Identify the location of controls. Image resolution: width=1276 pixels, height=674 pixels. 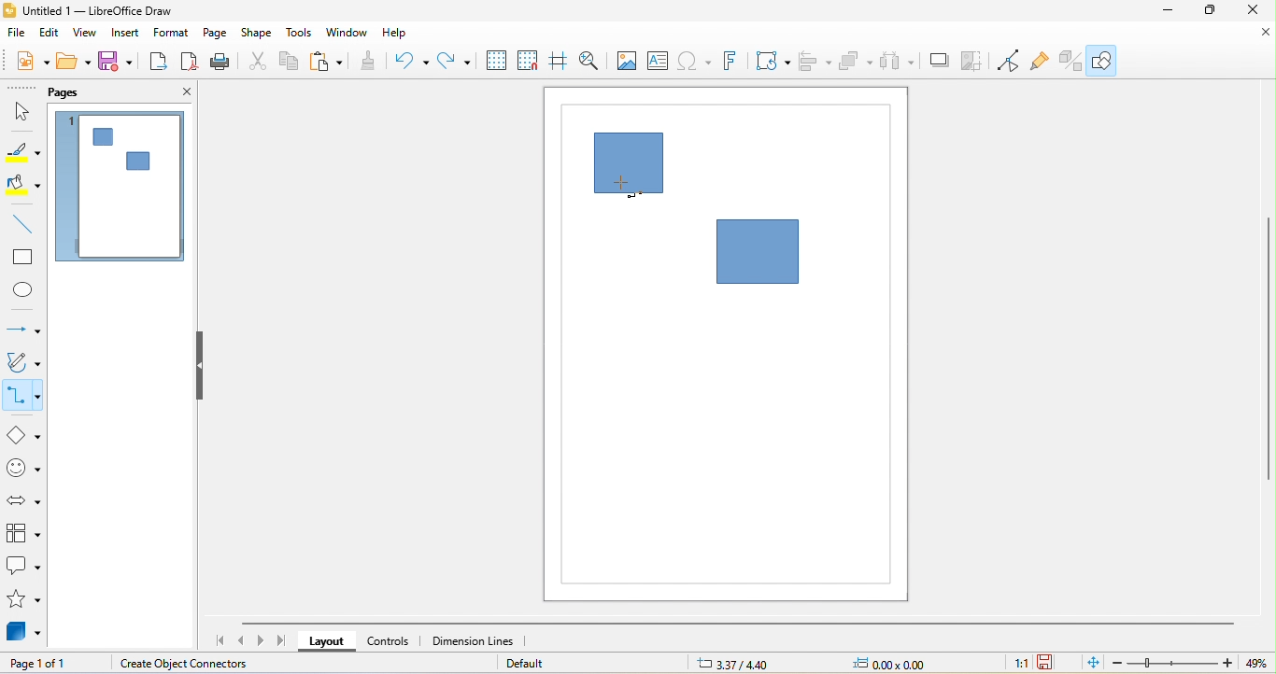
(390, 643).